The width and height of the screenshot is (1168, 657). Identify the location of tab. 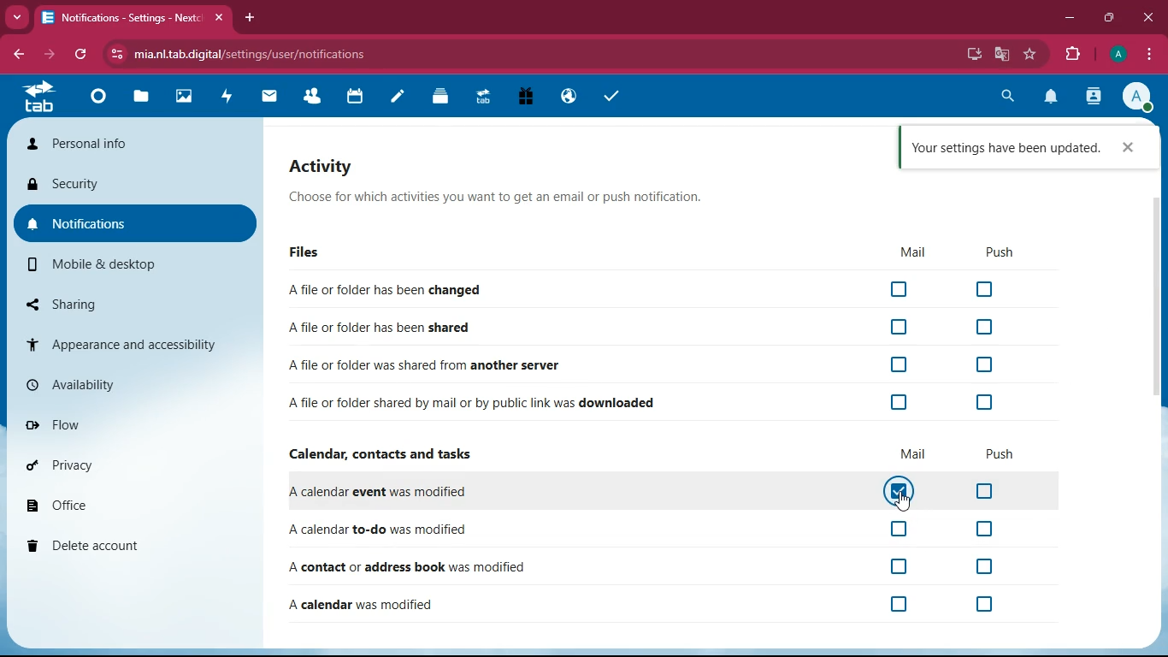
(43, 98).